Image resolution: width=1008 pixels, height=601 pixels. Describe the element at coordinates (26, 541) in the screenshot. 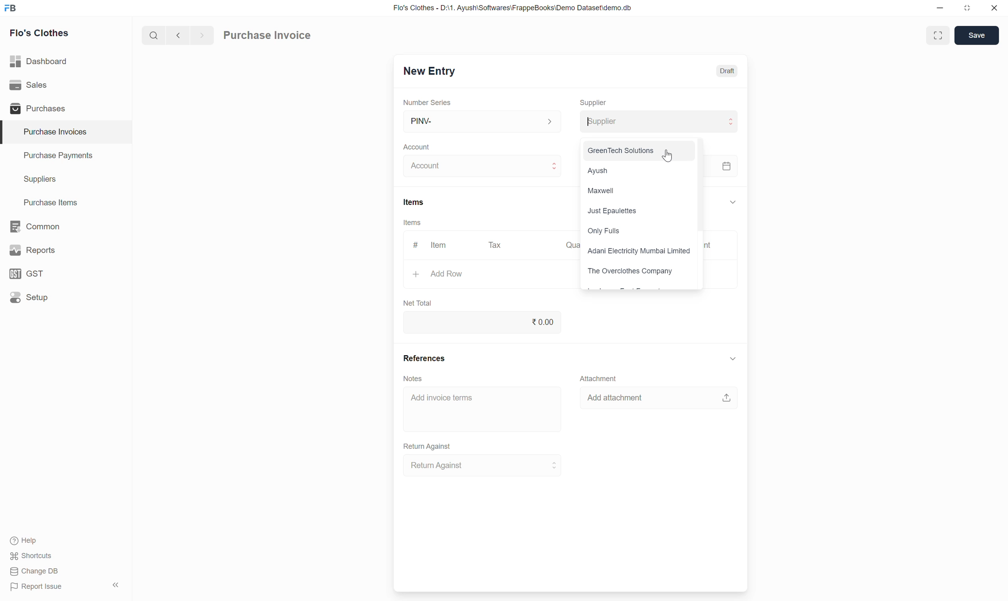

I see `Help` at that location.